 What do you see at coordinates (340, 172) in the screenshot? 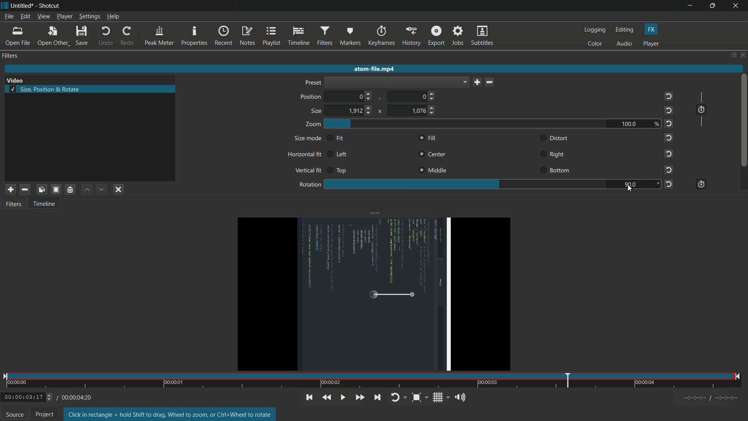
I see `top` at bounding box center [340, 172].